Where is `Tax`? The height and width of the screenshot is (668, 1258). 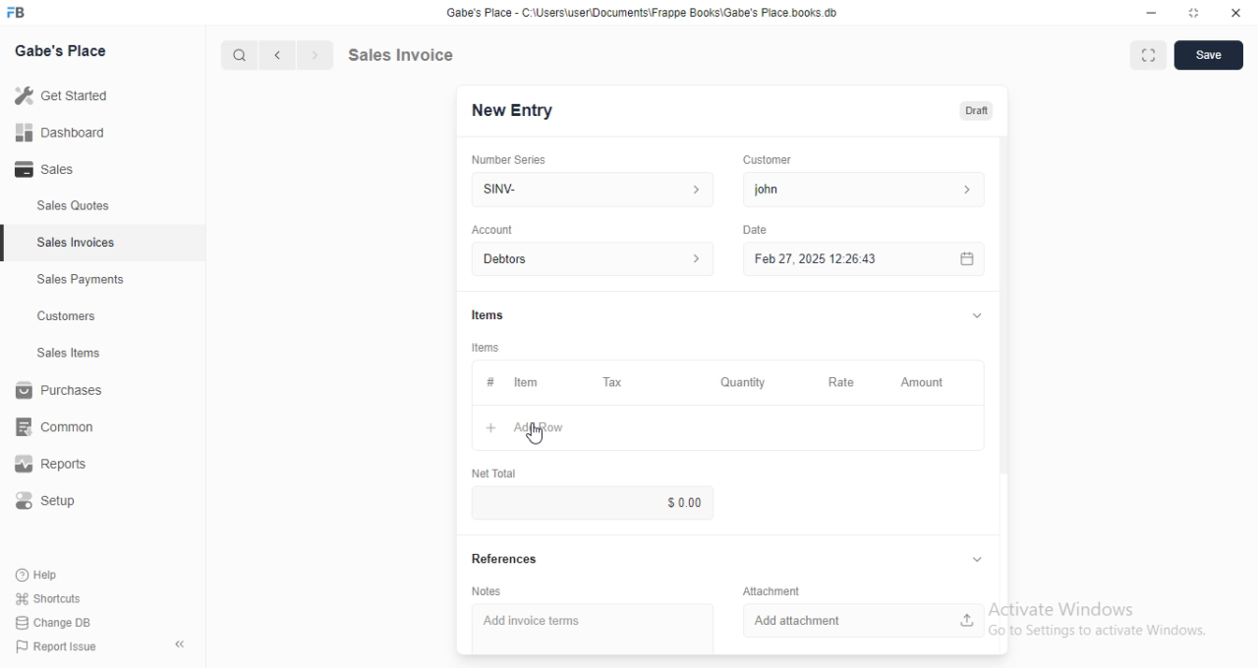 Tax is located at coordinates (617, 381).